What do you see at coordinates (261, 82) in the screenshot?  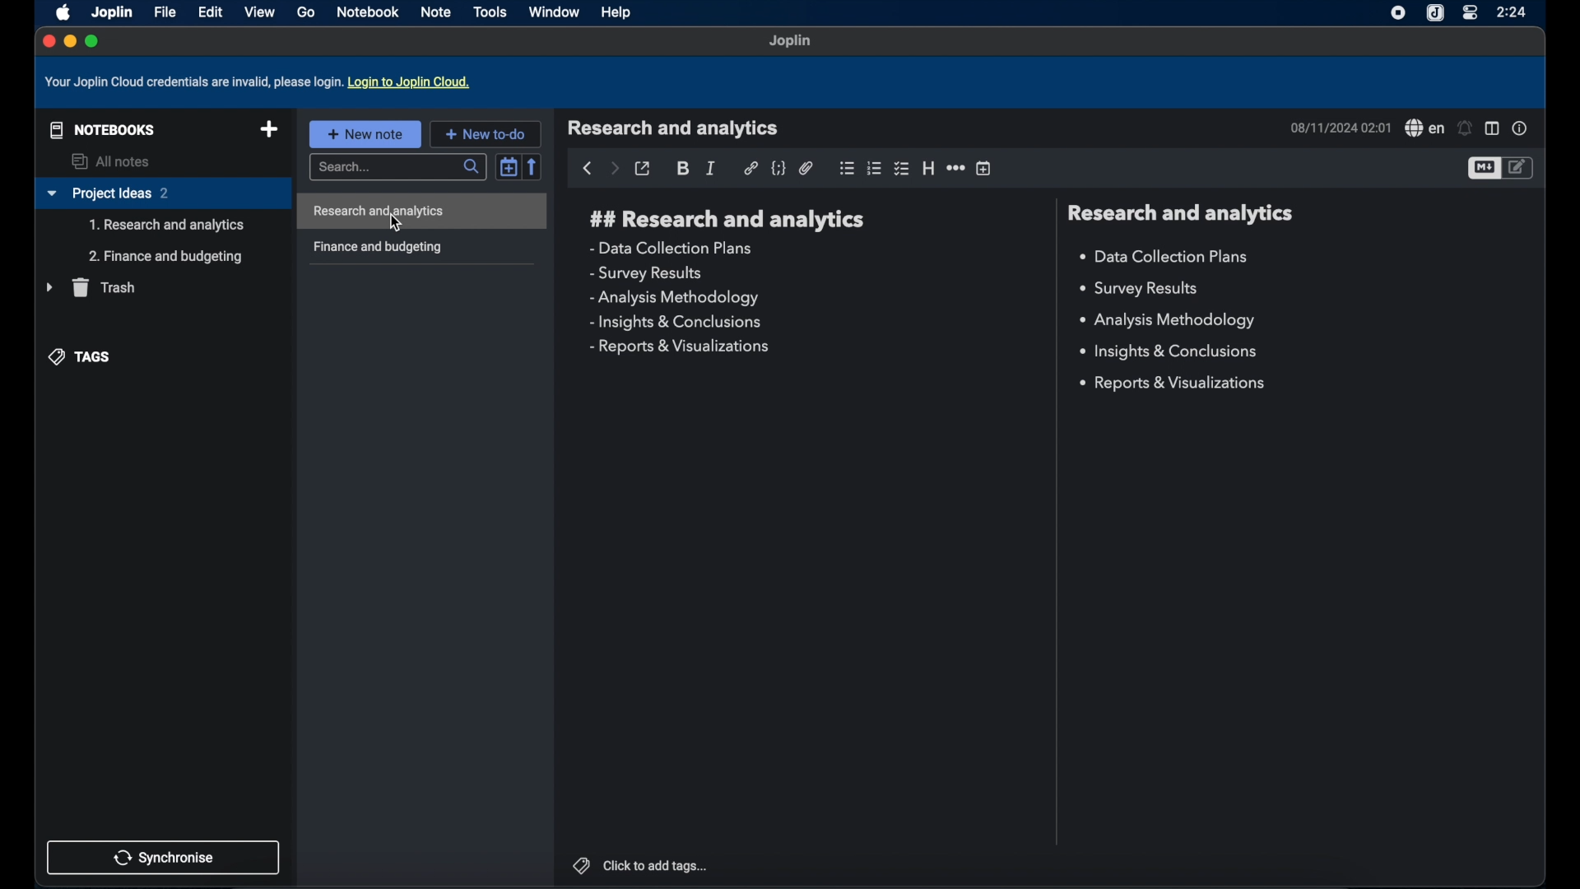 I see `your joplin cloud credentials are invalid, please log in.  Login to joplin cloud` at bounding box center [261, 82].